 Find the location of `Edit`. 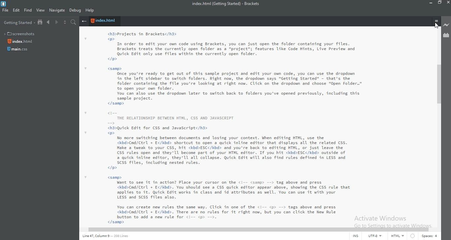

Edit is located at coordinates (16, 11).